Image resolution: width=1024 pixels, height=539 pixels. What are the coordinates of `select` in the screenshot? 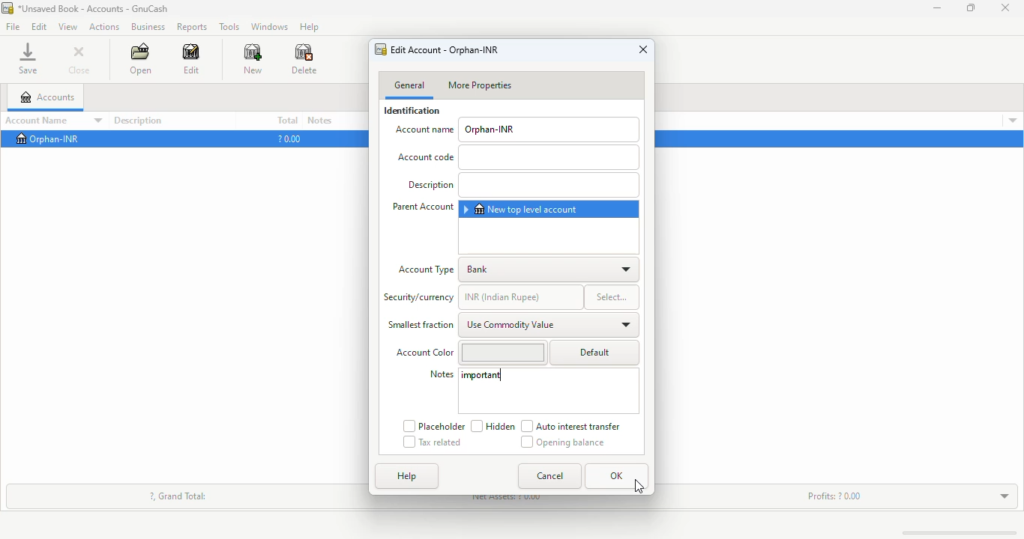 It's located at (611, 296).